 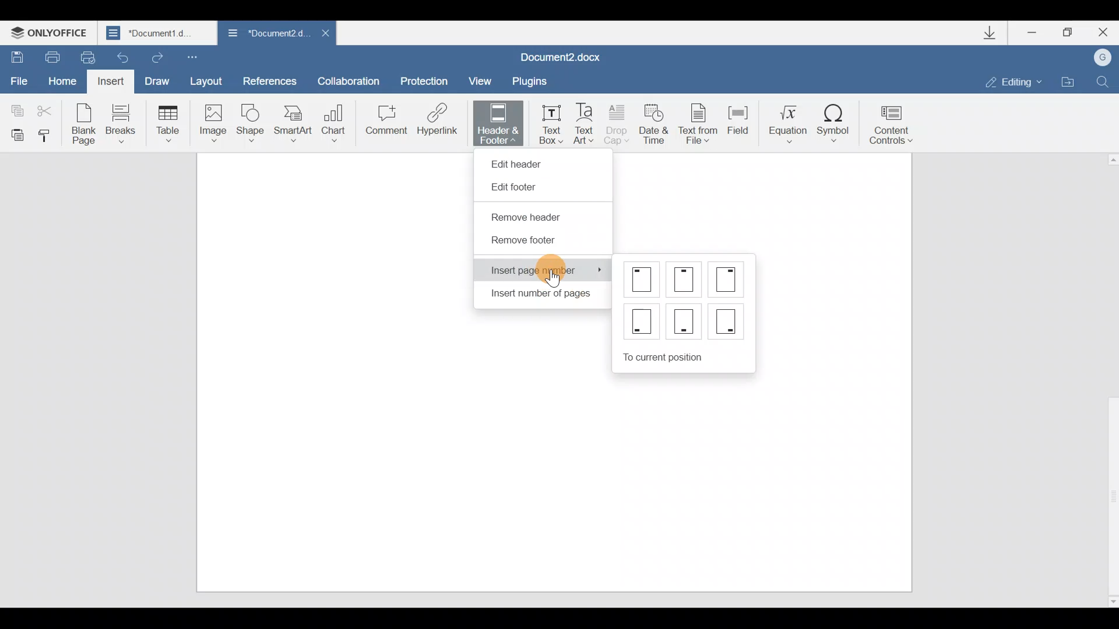 I want to click on Position 4, so click(x=641, y=323).